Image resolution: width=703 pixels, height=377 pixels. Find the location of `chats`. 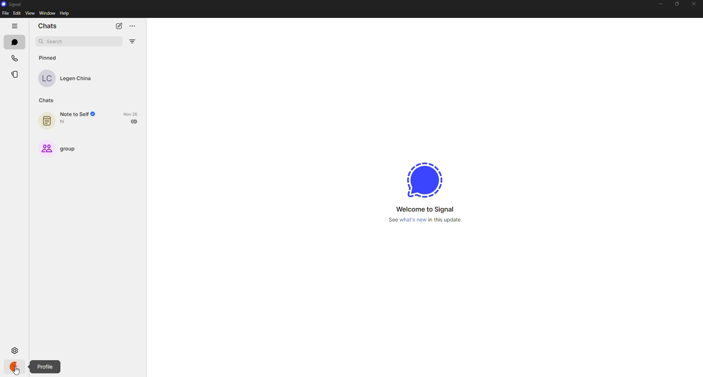

chats is located at coordinates (48, 26).